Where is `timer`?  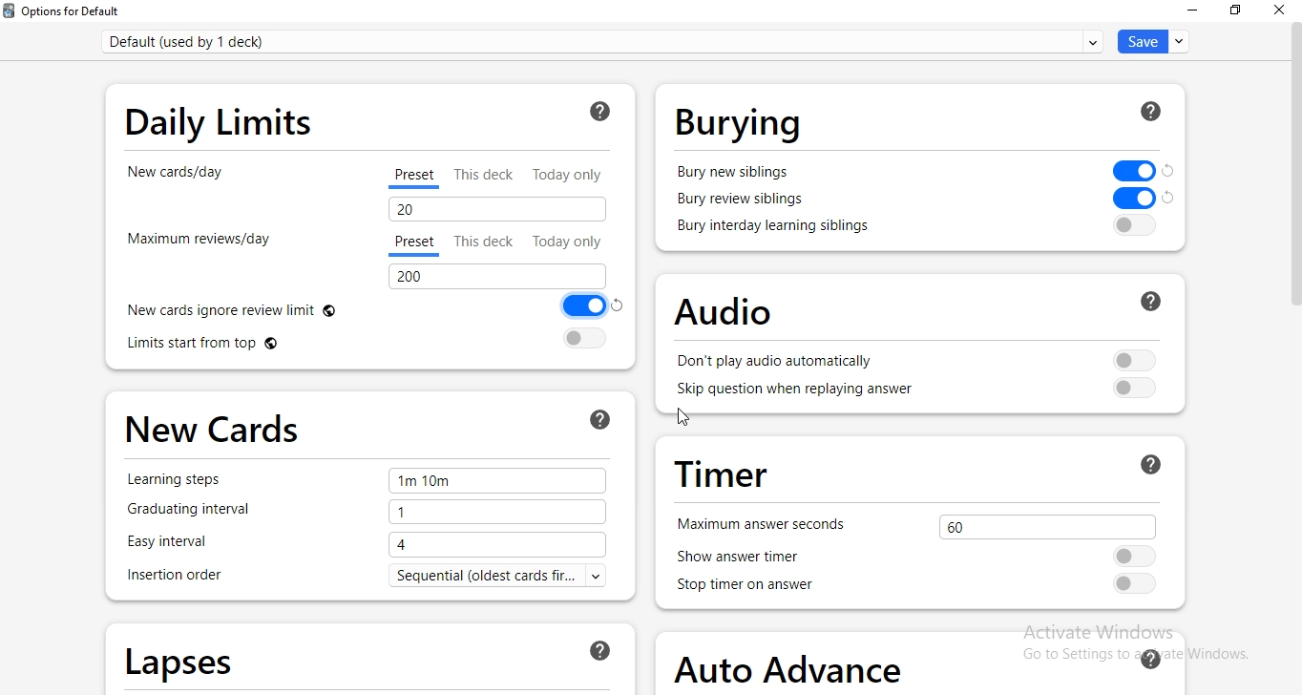
timer is located at coordinates (720, 473).